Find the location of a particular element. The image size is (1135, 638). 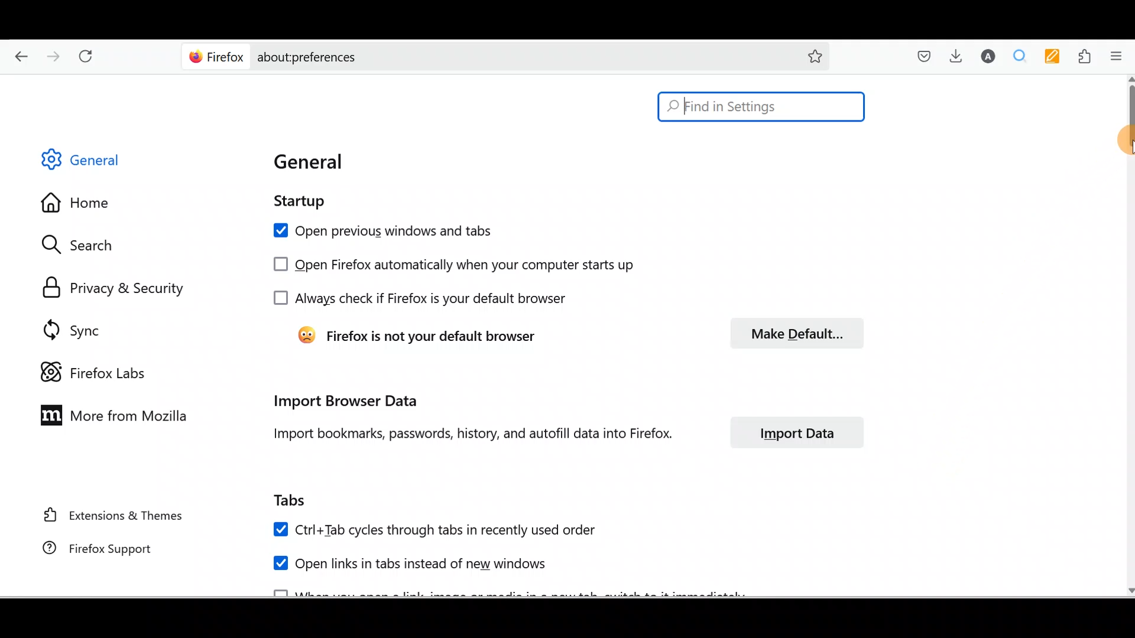

Open links in tabs instead of new windows is located at coordinates (406, 562).